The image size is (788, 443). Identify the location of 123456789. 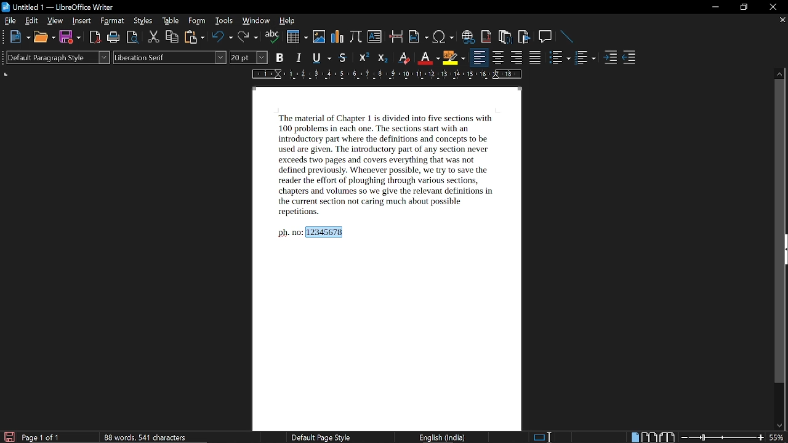
(327, 232).